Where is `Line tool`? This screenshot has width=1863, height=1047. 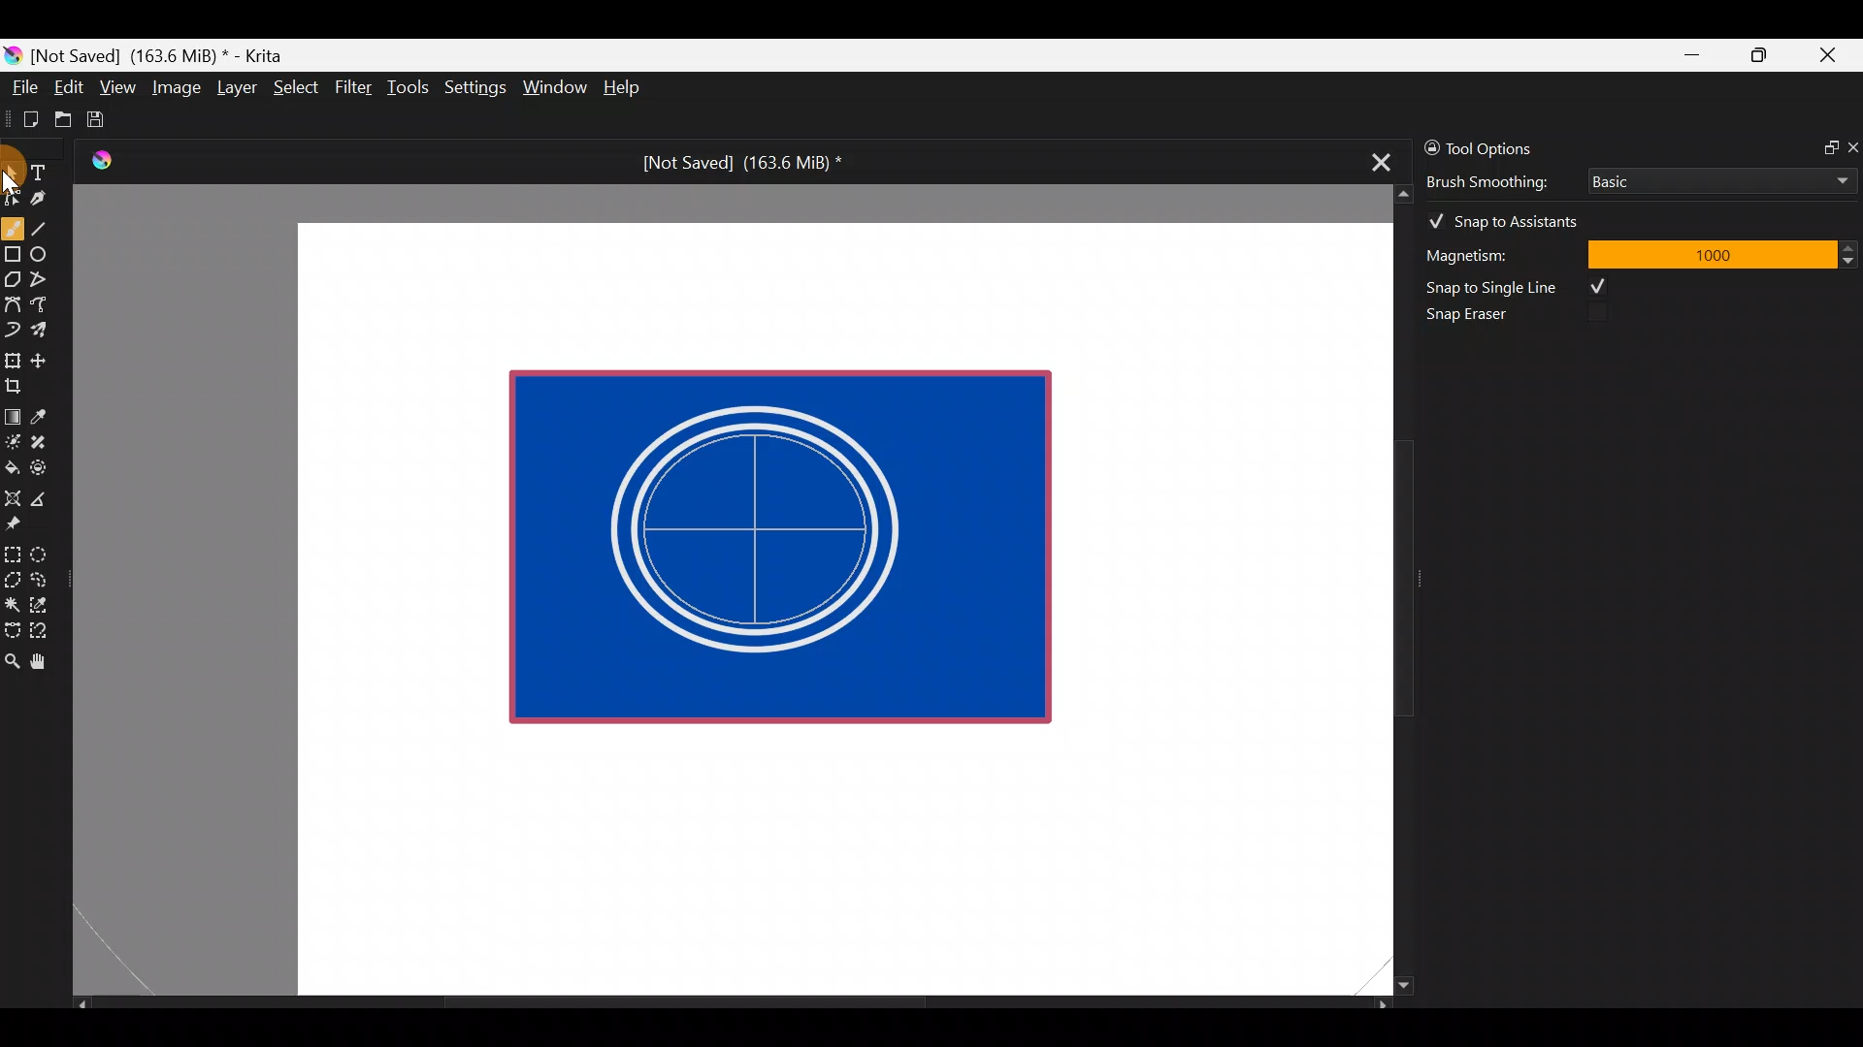
Line tool is located at coordinates (51, 227).